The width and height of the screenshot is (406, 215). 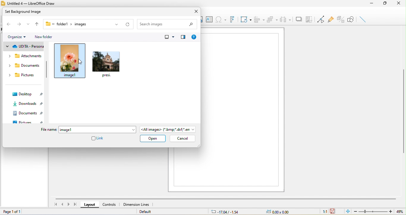 I want to click on layout, so click(x=90, y=205).